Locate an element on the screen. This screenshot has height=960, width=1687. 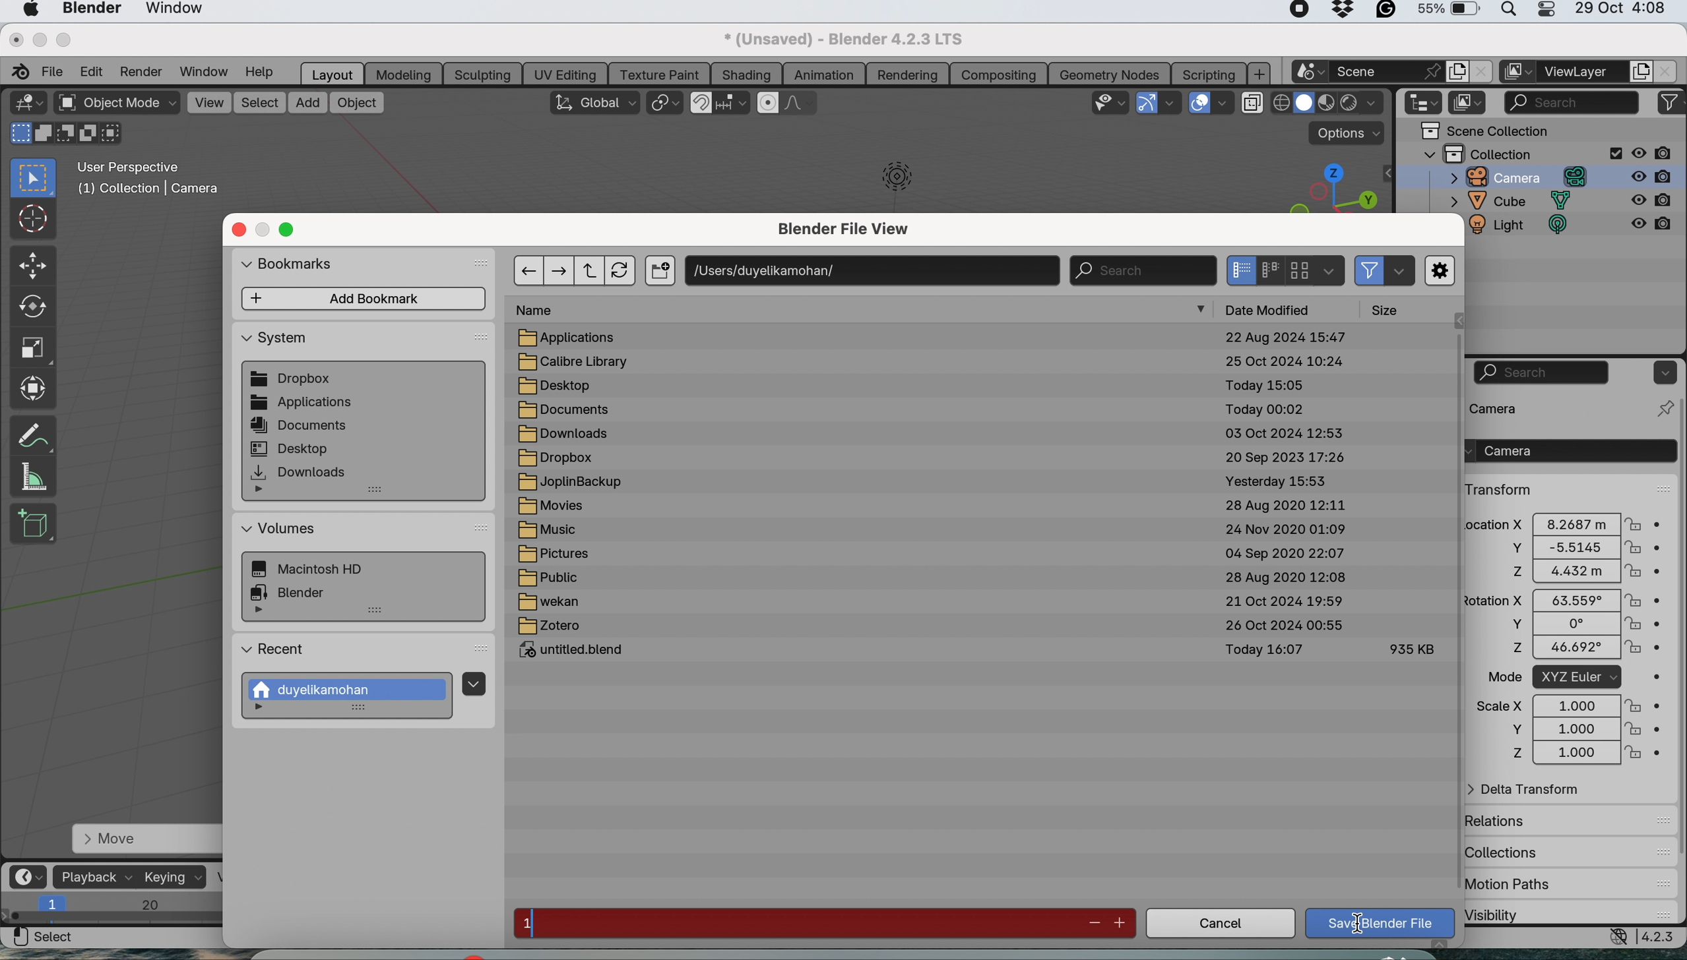
snap is located at coordinates (702, 104).